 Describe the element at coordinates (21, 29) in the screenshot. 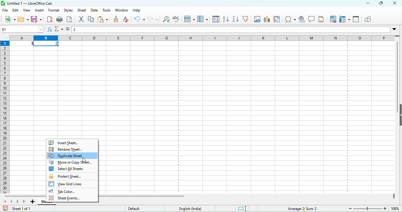

I see `name box` at that location.